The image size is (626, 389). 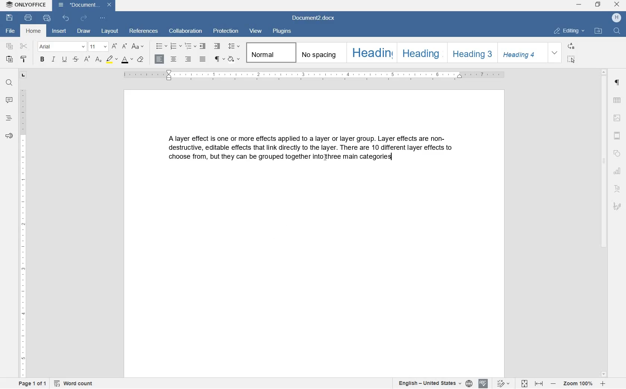 I want to click on open file locatio, so click(x=598, y=31).